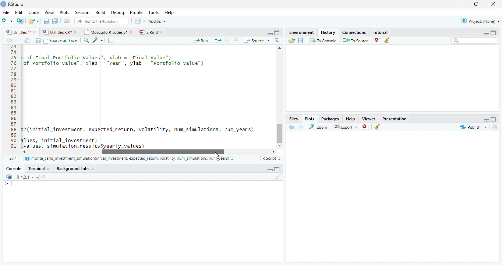  Describe the element at coordinates (67, 21) in the screenshot. I see `Print` at that location.